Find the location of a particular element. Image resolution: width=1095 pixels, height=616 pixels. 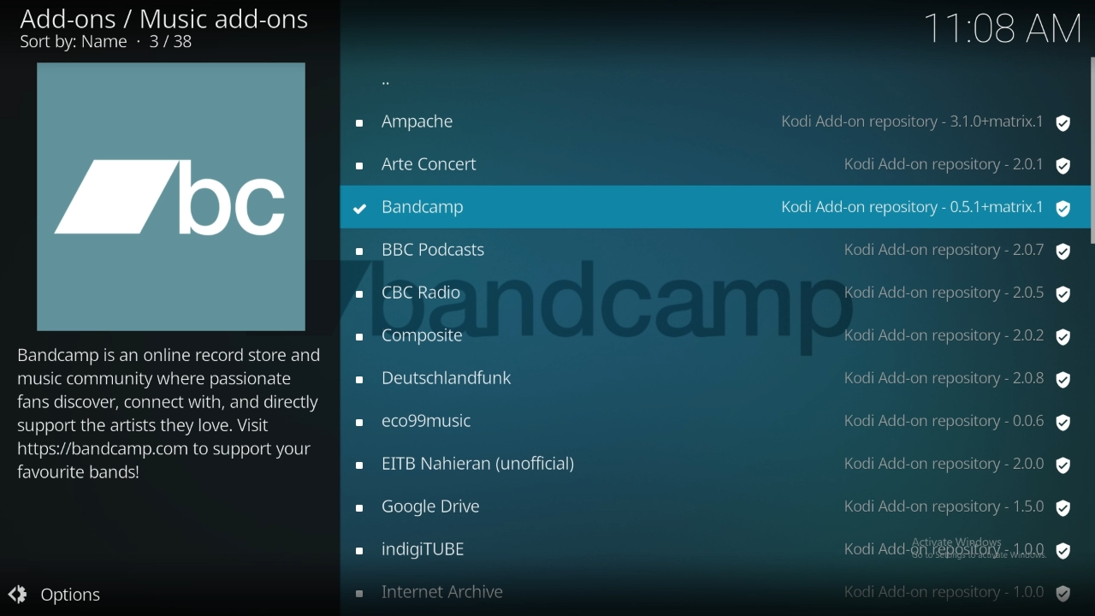

go back is located at coordinates (717, 86).